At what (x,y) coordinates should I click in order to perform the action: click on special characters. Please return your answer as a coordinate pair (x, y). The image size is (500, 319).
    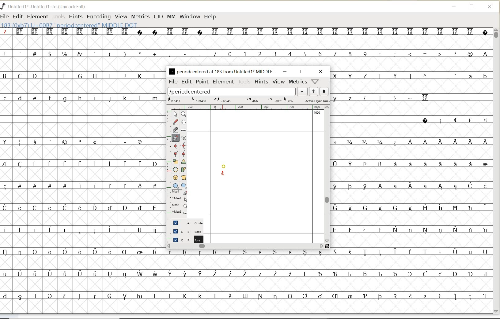
    Looking at the image, I should click on (109, 53).